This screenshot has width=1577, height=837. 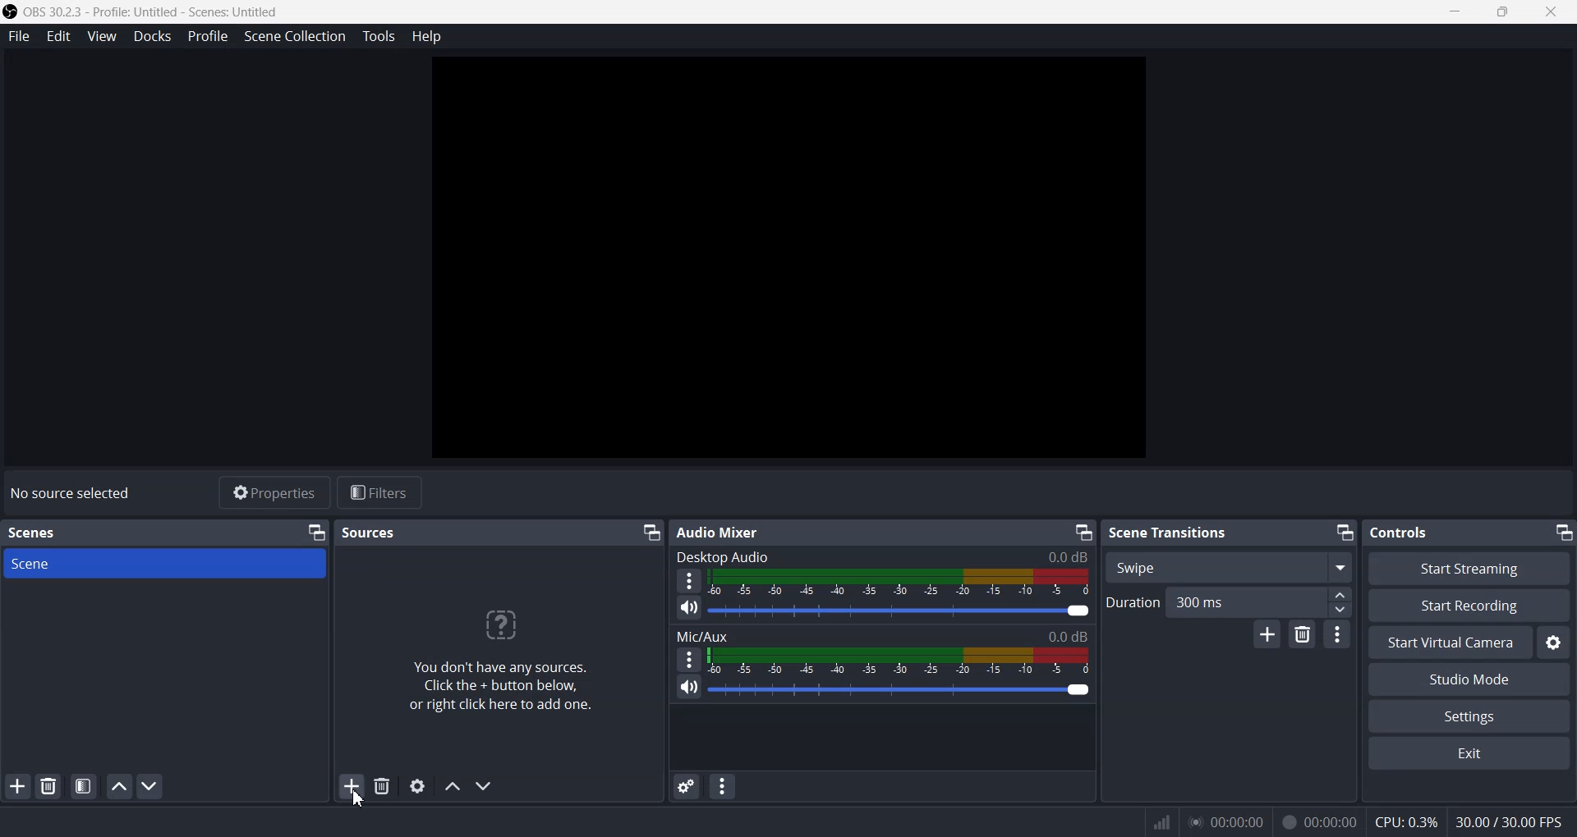 What do you see at coordinates (898, 690) in the screenshot?
I see `Volume Adjuster` at bounding box center [898, 690].